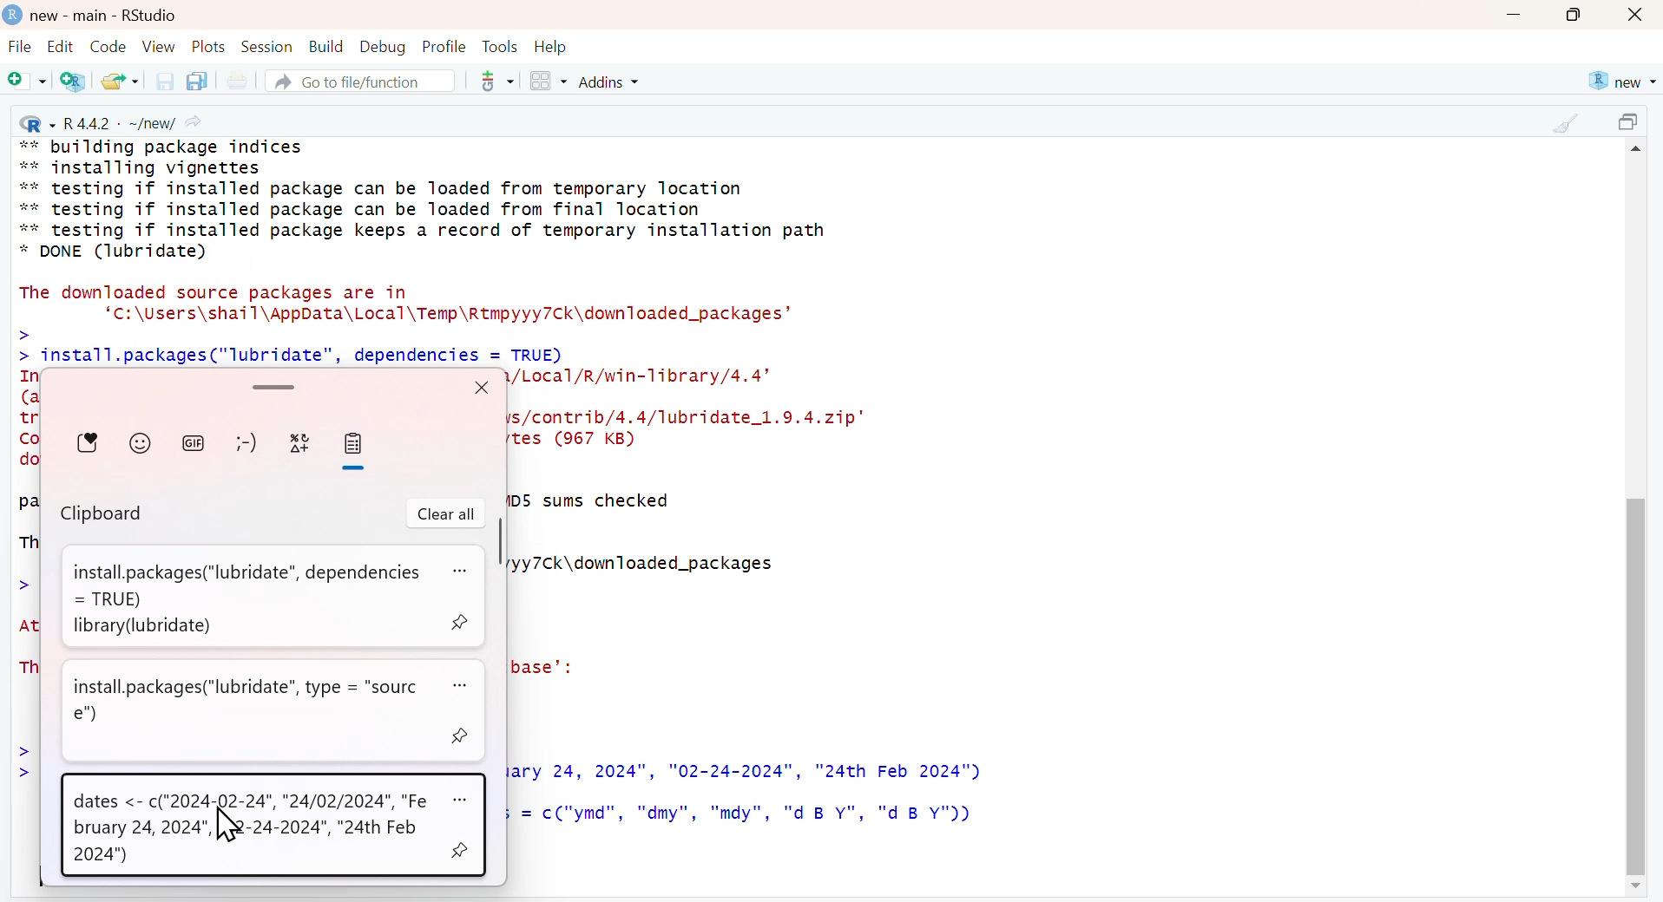 The image size is (1663, 902). Describe the element at coordinates (245, 443) in the screenshot. I see `Emoticon` at that location.